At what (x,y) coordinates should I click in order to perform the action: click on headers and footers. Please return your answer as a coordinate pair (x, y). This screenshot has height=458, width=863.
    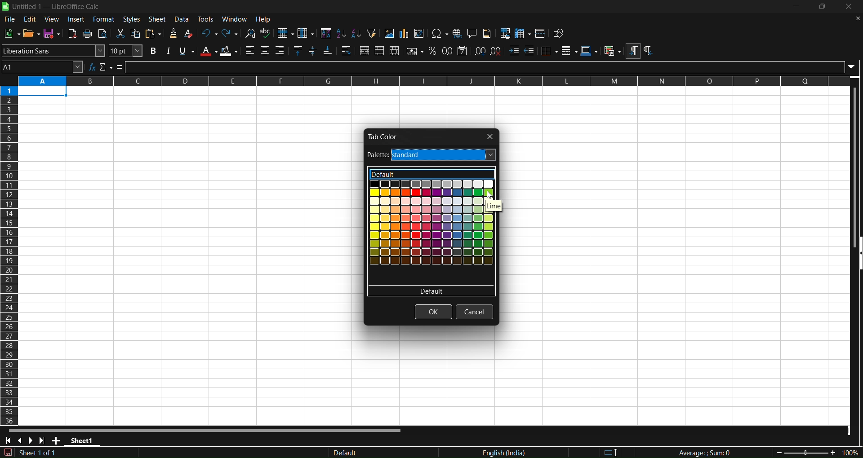
    Looking at the image, I should click on (488, 33).